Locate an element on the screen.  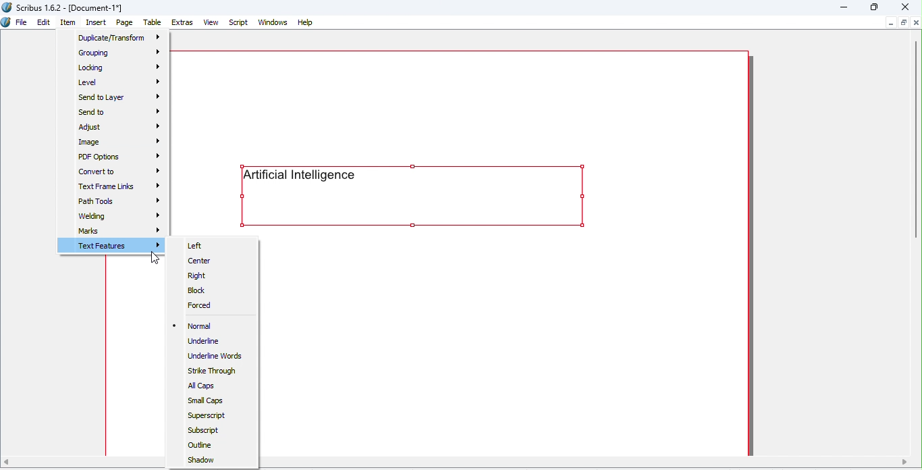
Icon is located at coordinates (6, 22).